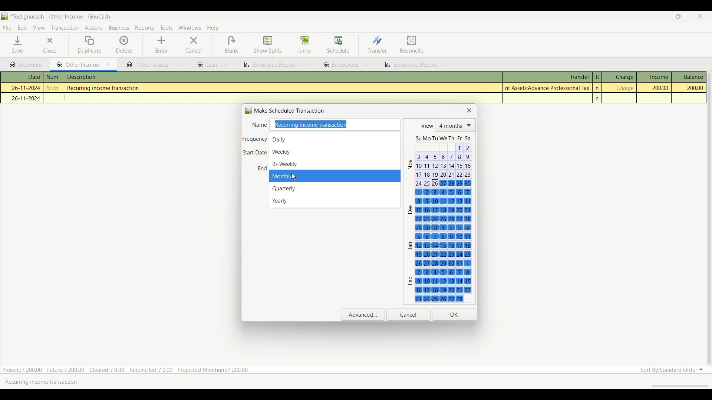 The image size is (712, 400). What do you see at coordinates (93, 29) in the screenshot?
I see `Actions menu` at bounding box center [93, 29].